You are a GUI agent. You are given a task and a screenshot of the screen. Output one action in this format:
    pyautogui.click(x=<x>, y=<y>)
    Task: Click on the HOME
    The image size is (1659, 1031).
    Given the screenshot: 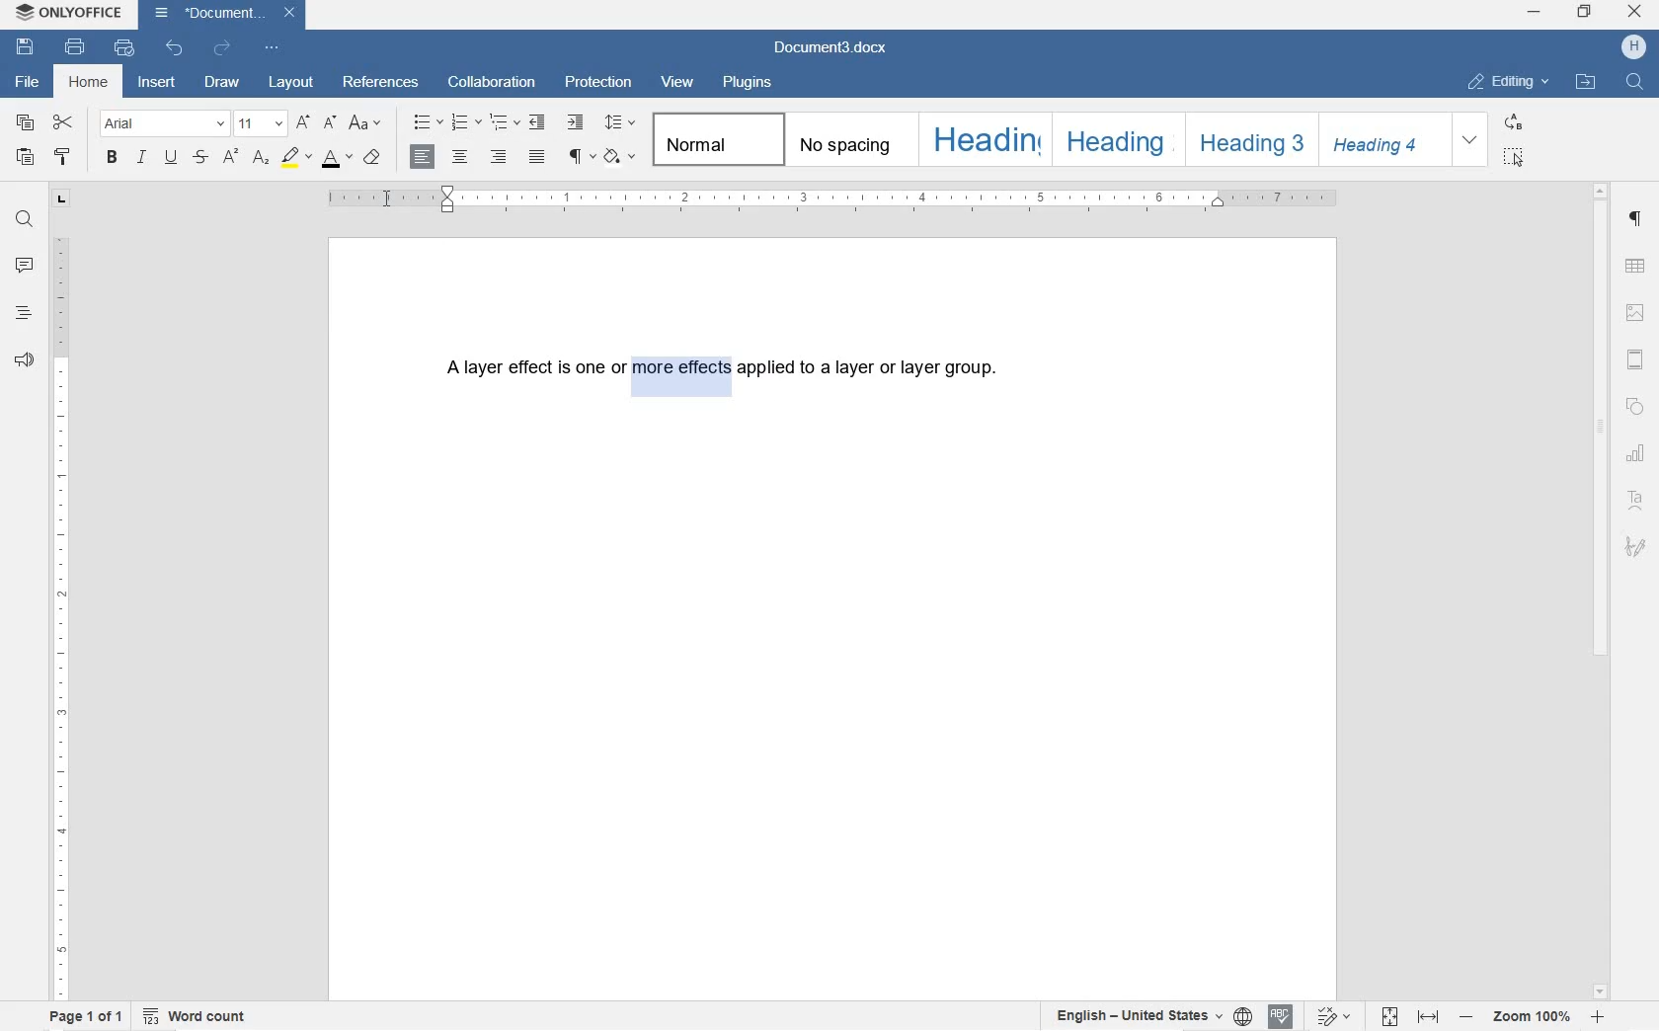 What is the action you would take?
    pyautogui.click(x=91, y=83)
    